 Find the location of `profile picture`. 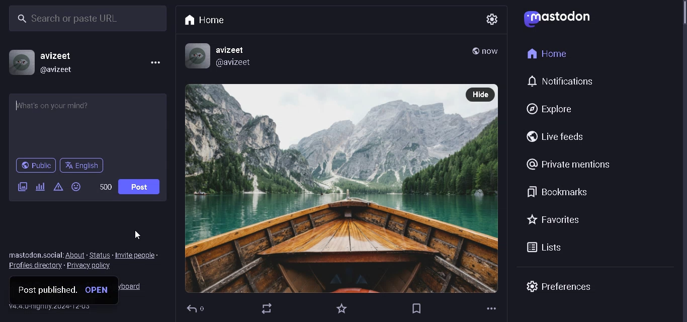

profile picture is located at coordinates (18, 62).